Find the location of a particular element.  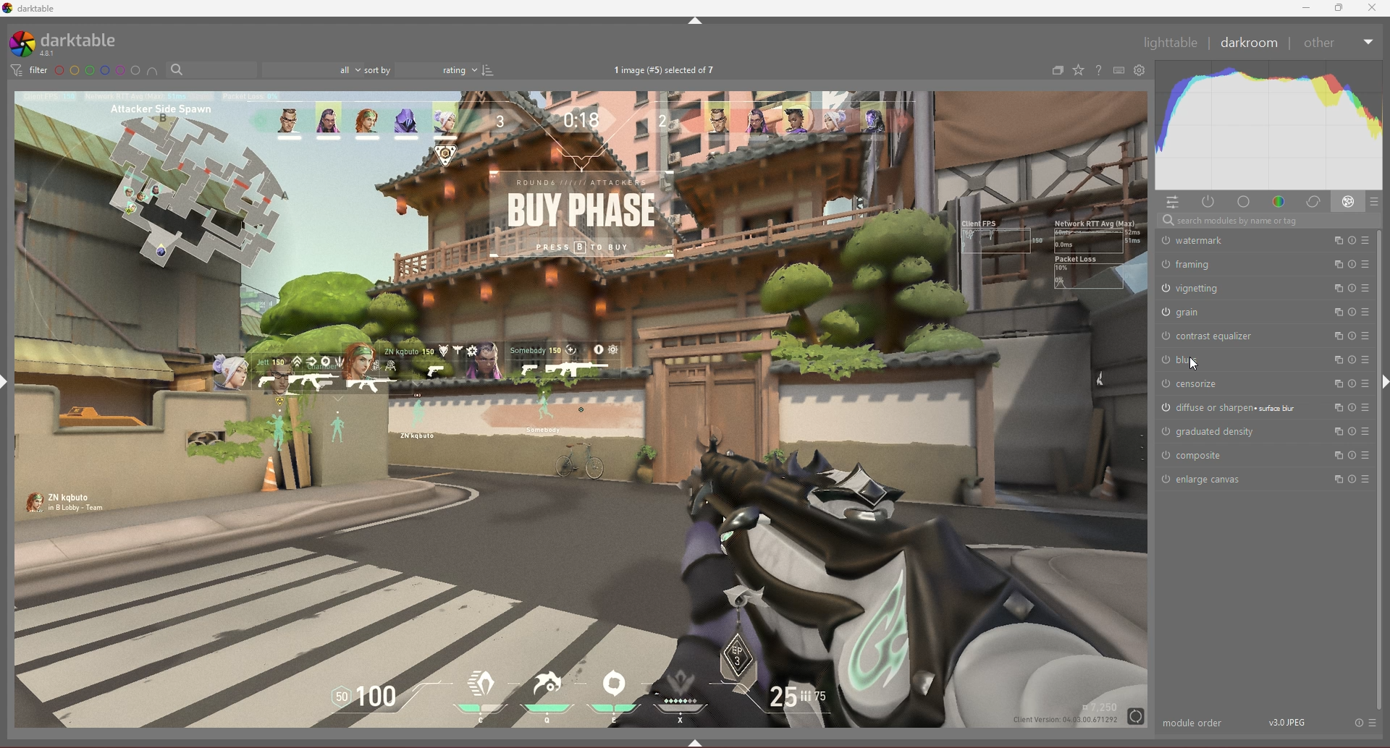

enlarge canvas is located at coordinates (1210, 480).